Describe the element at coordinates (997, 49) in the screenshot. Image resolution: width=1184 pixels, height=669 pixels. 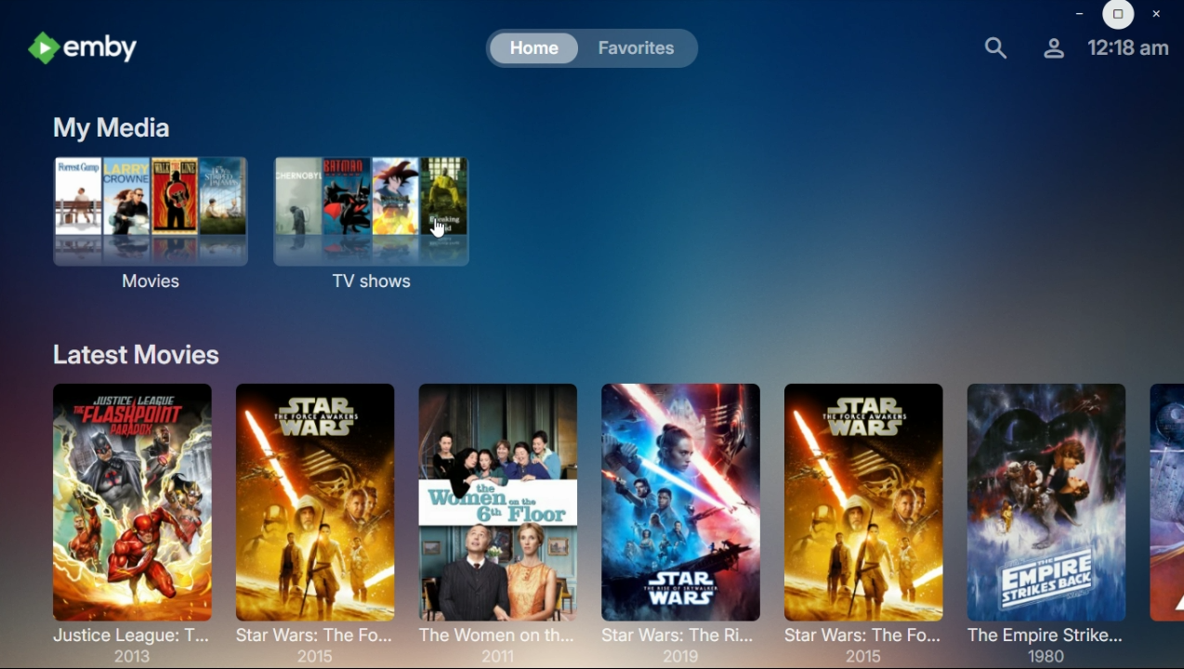
I see `search` at that location.